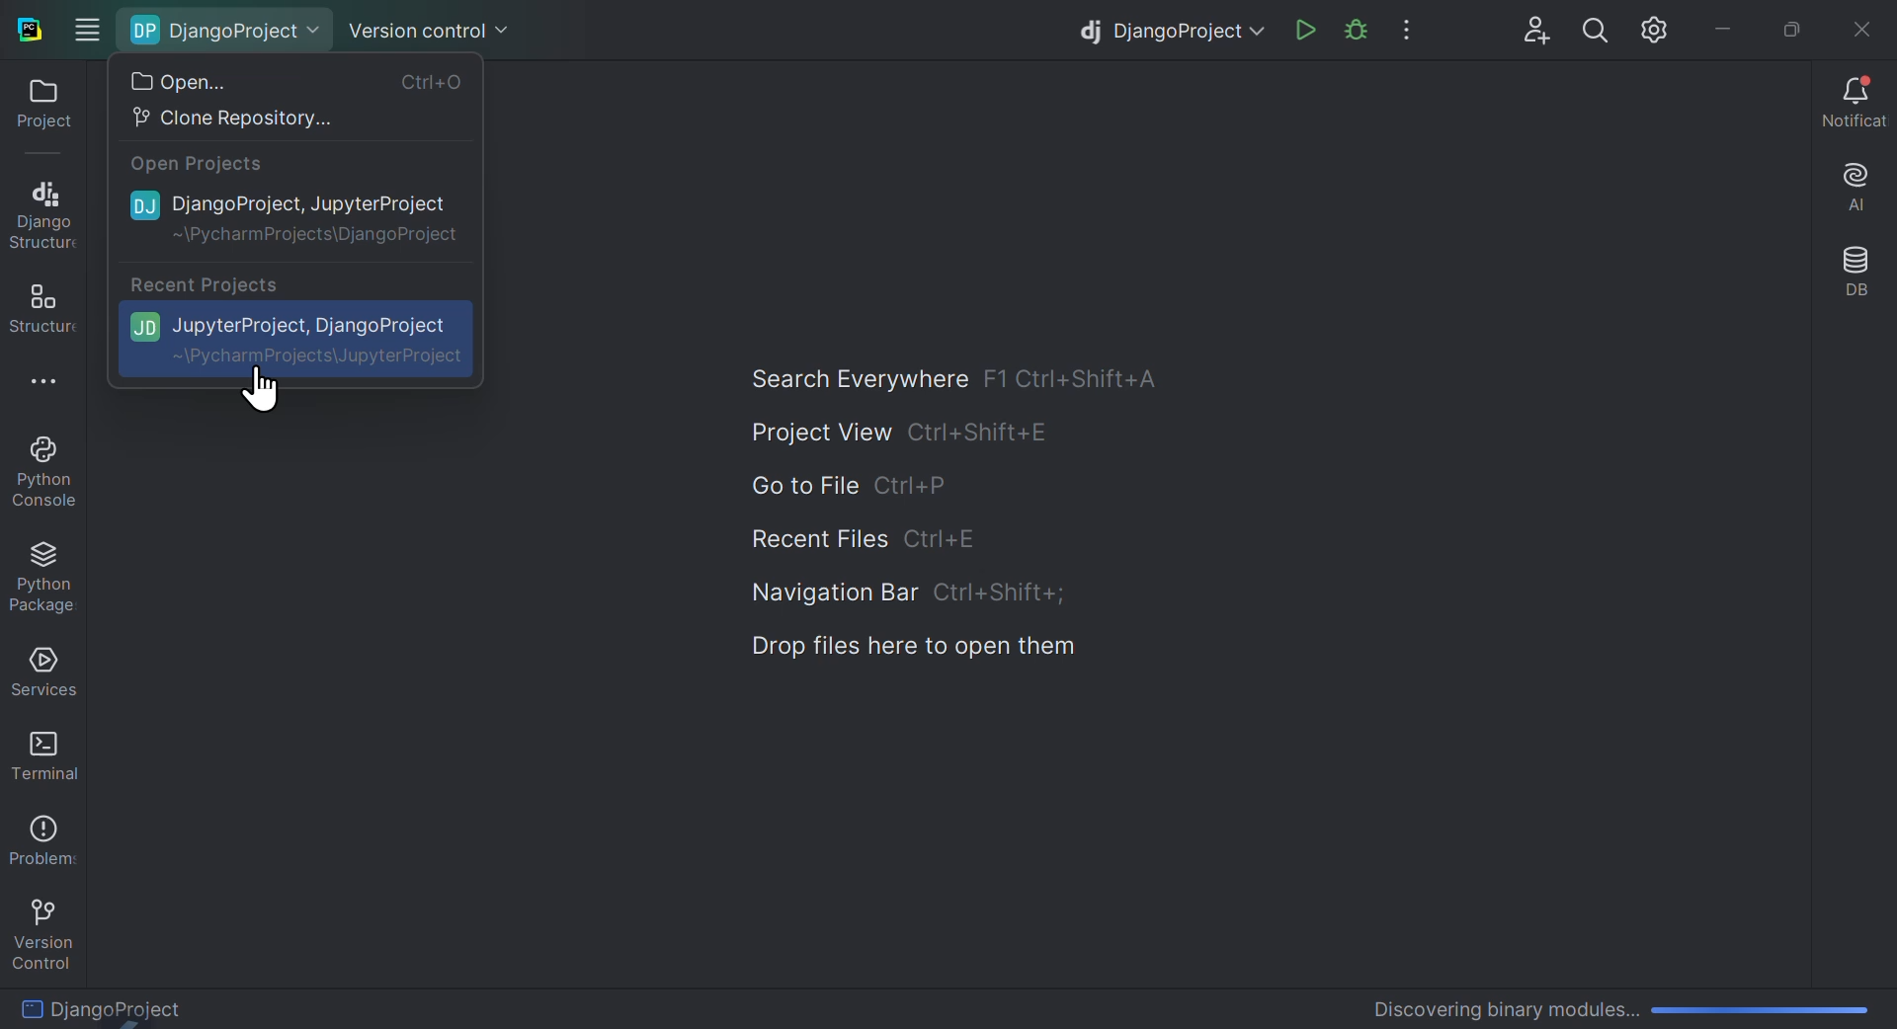 Image resolution: width=1897 pixels, height=1029 pixels. What do you see at coordinates (945, 542) in the screenshot?
I see `shortcut` at bounding box center [945, 542].